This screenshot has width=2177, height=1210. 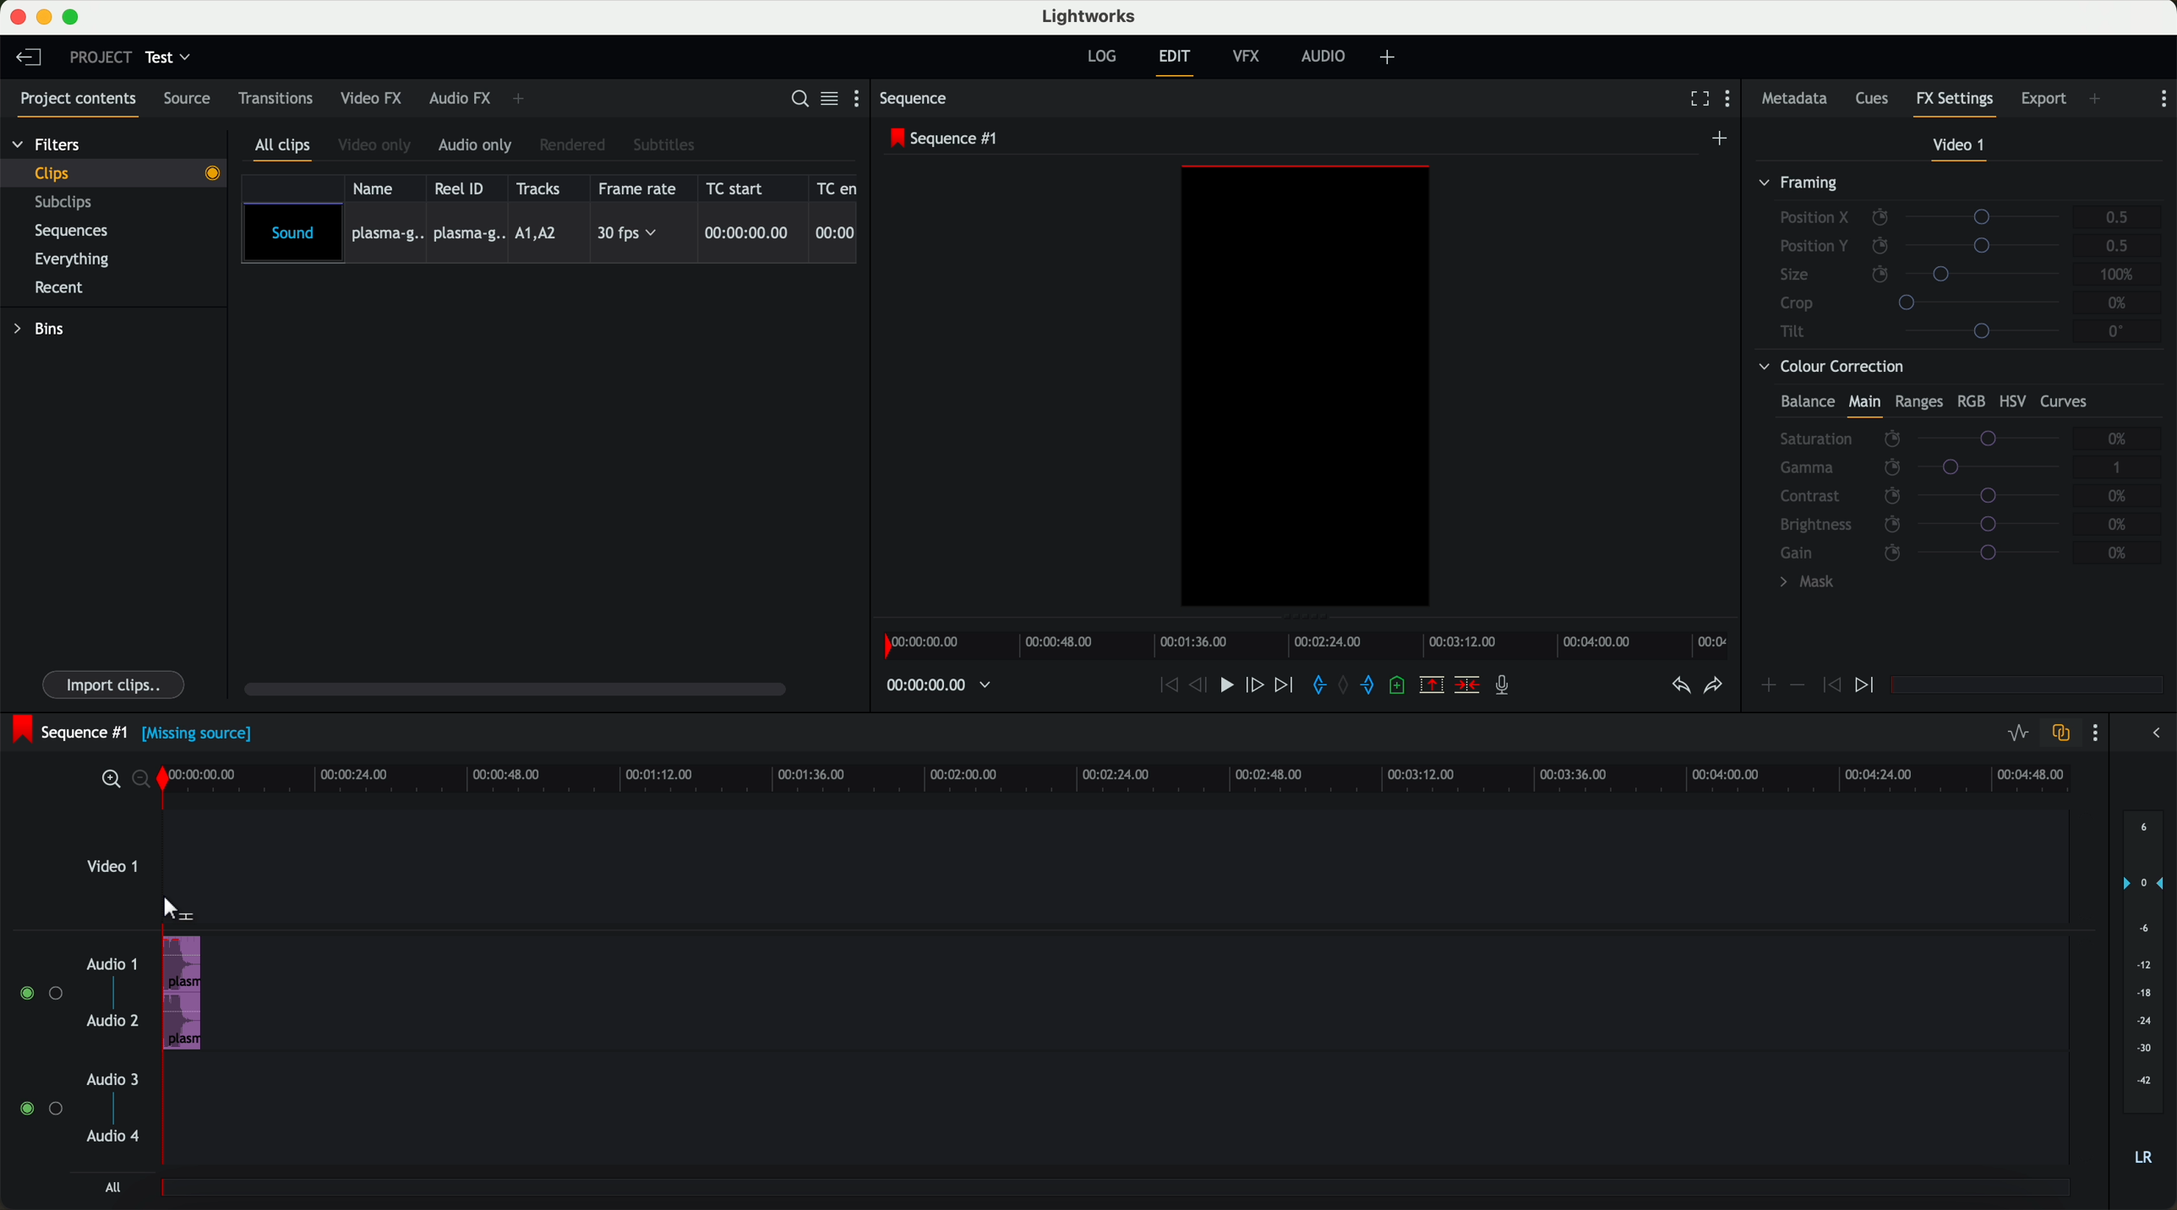 What do you see at coordinates (2099, 735) in the screenshot?
I see `show settings menu` at bounding box center [2099, 735].